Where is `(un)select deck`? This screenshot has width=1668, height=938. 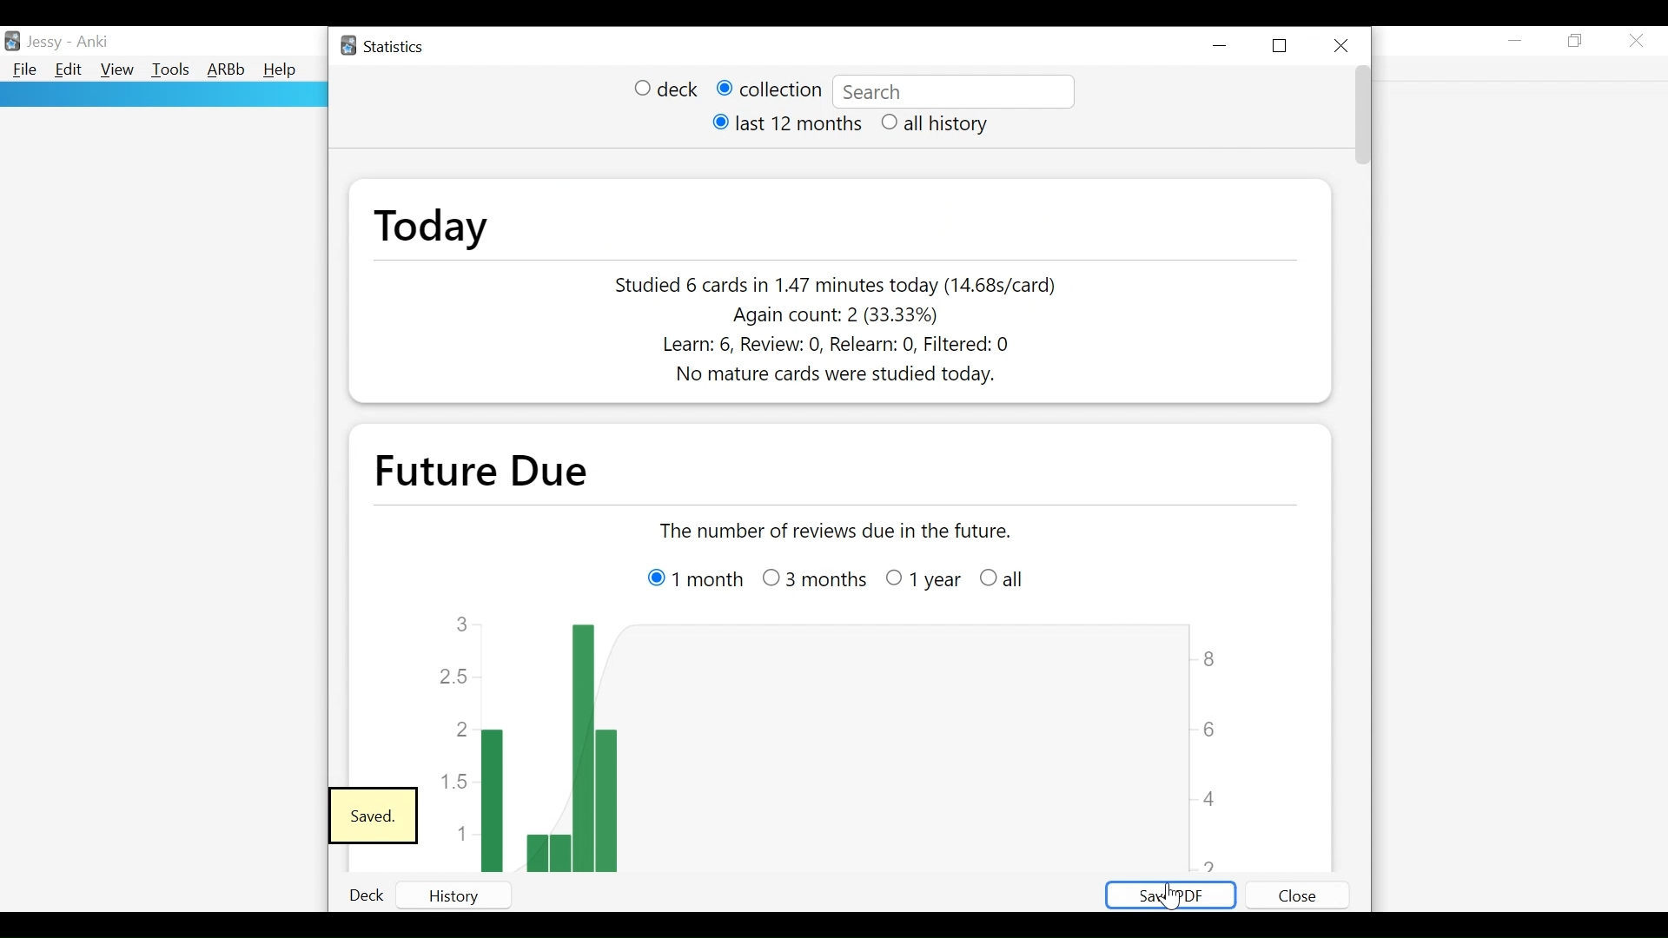
(un)select deck is located at coordinates (665, 90).